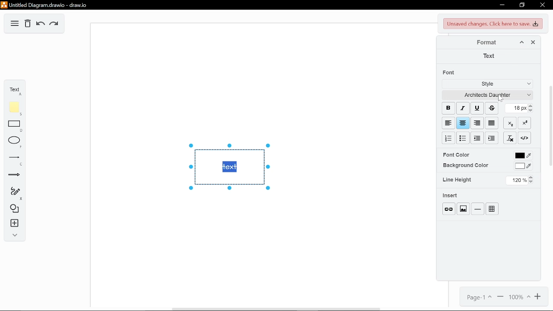  I want to click on undo, so click(40, 24).